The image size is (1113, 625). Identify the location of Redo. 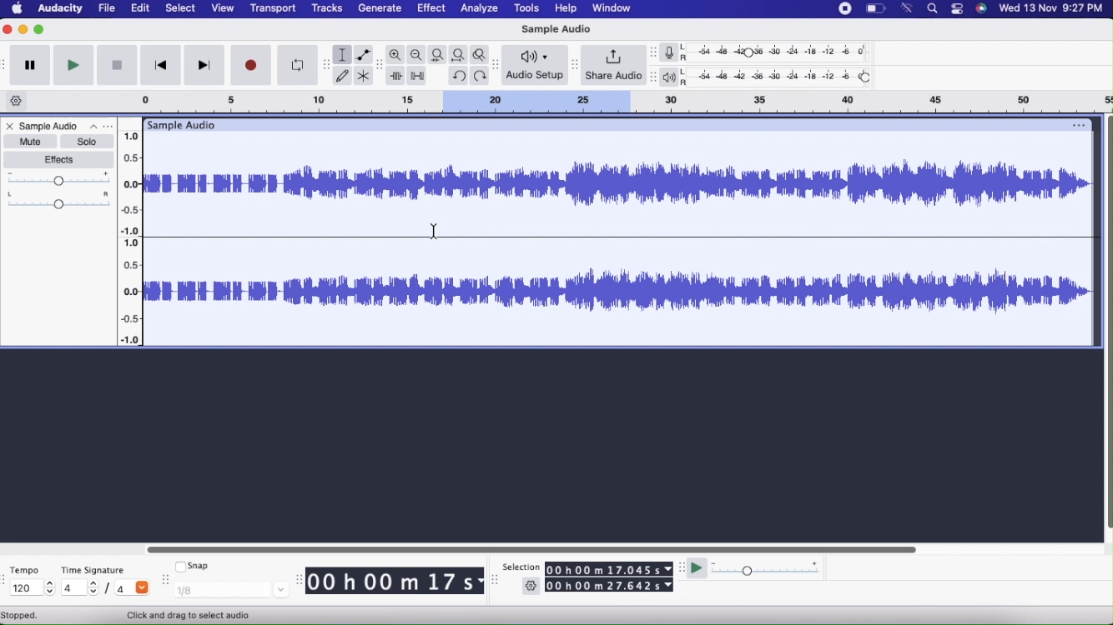
(482, 76).